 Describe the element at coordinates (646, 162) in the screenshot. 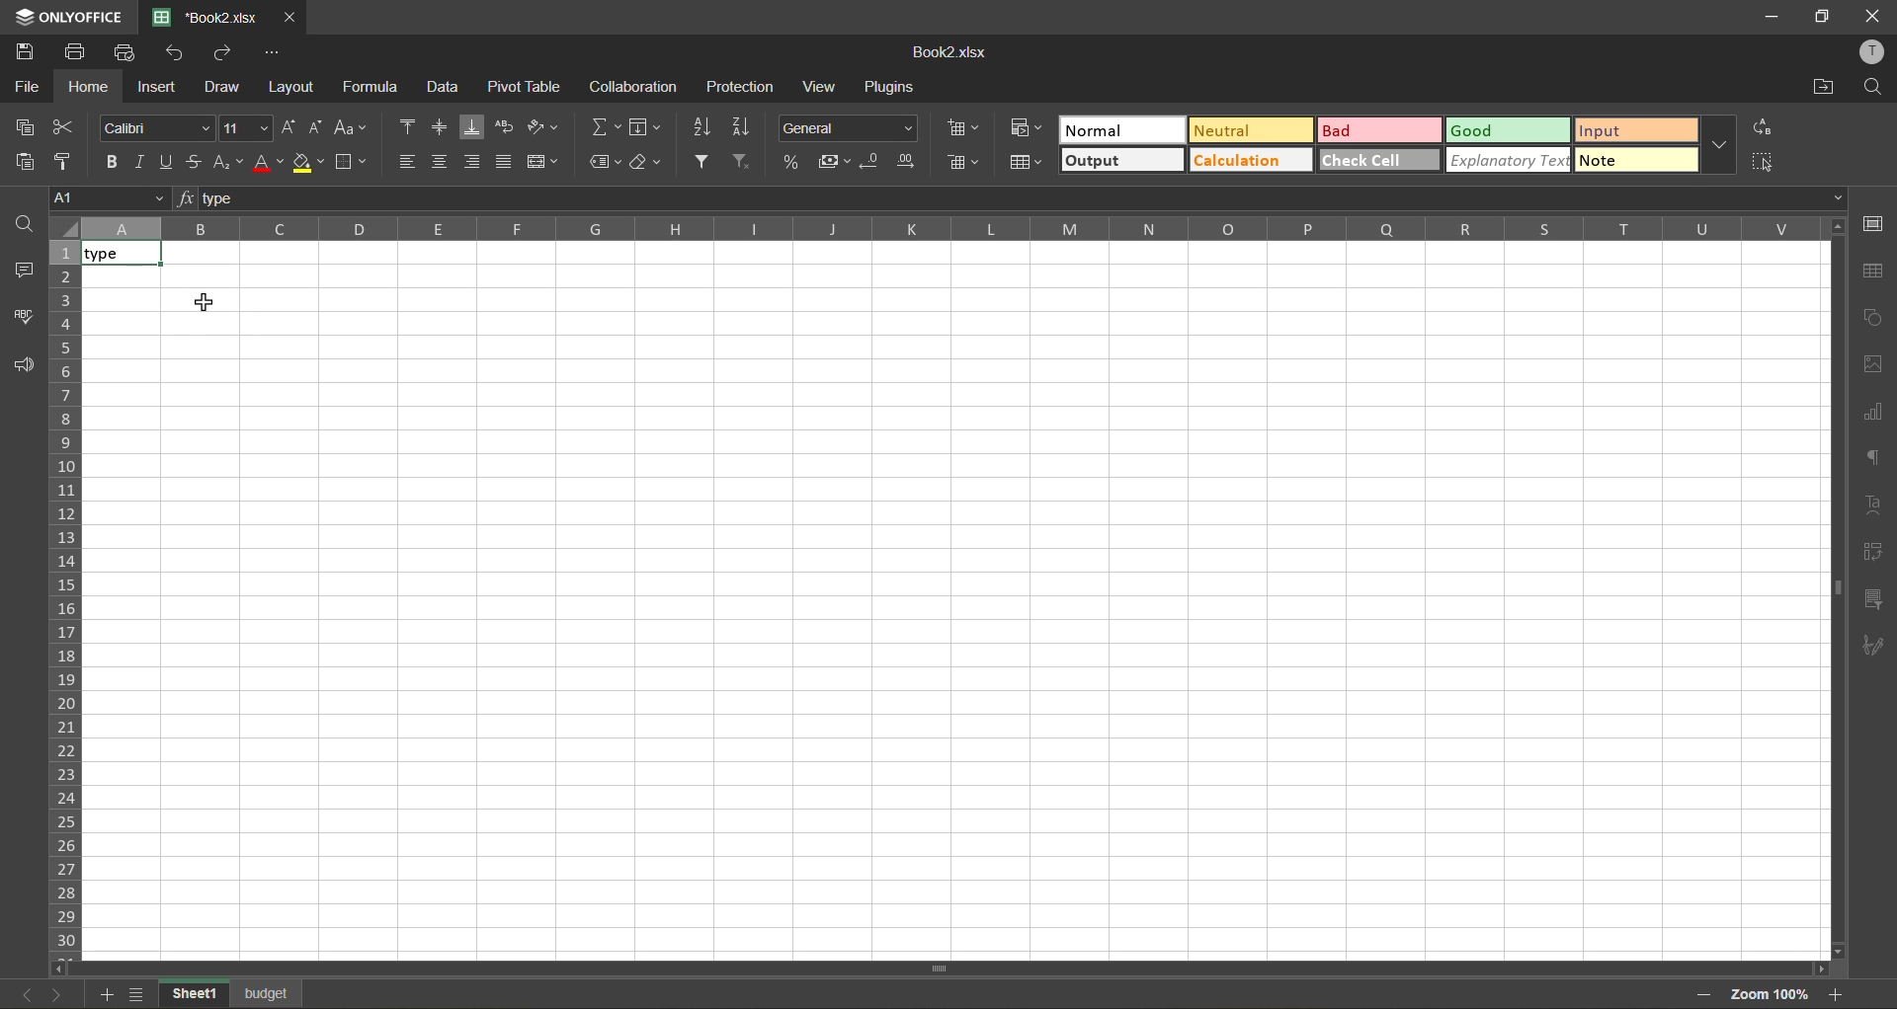

I see `clear` at that location.